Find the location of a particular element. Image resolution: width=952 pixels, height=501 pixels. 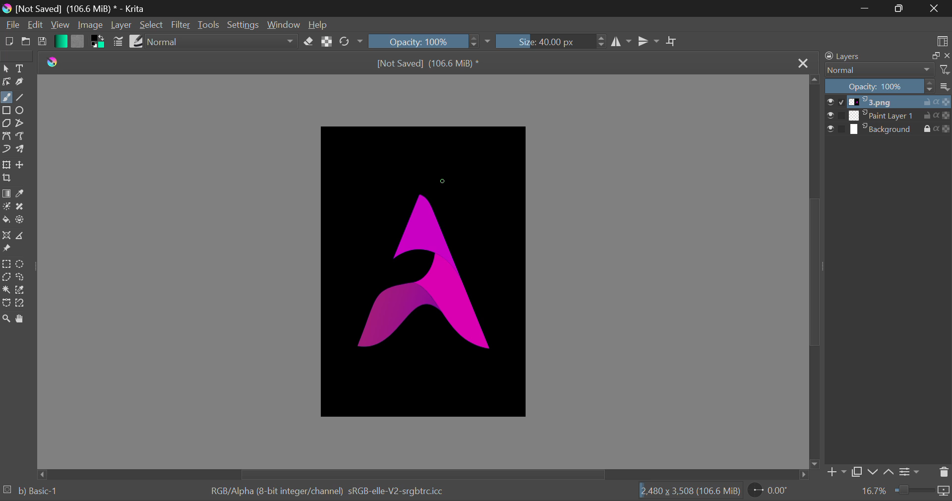

options is located at coordinates (944, 85).